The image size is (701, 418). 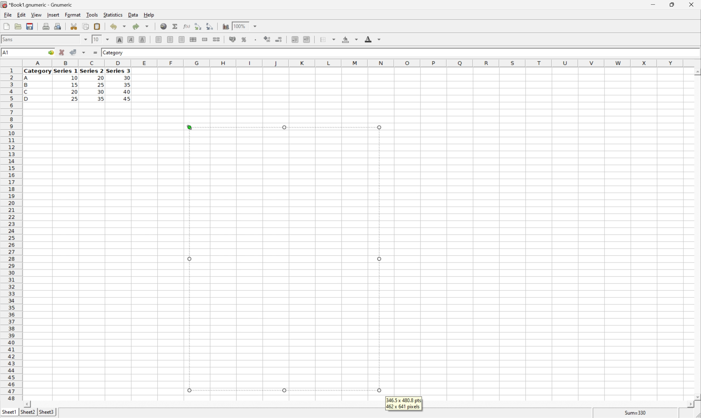 What do you see at coordinates (92, 14) in the screenshot?
I see `Tools` at bounding box center [92, 14].